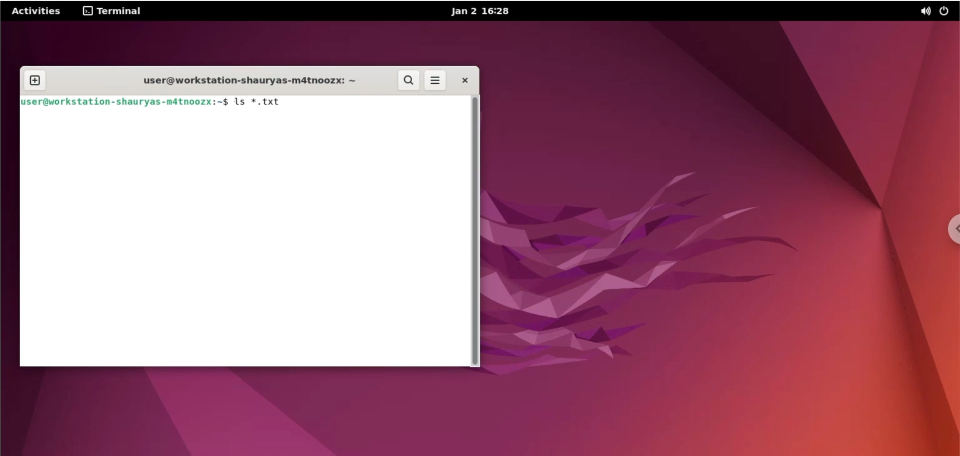  Describe the element at coordinates (948, 234) in the screenshot. I see `chrome options` at that location.